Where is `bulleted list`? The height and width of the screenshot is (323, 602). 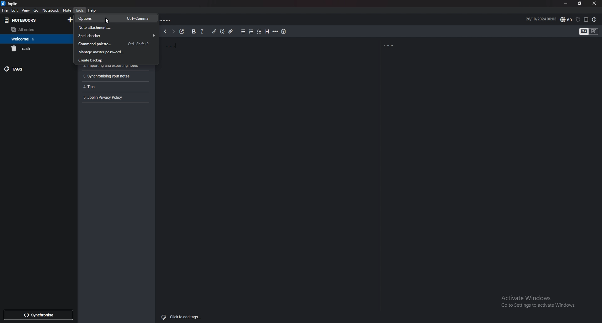
bulleted list is located at coordinates (243, 31).